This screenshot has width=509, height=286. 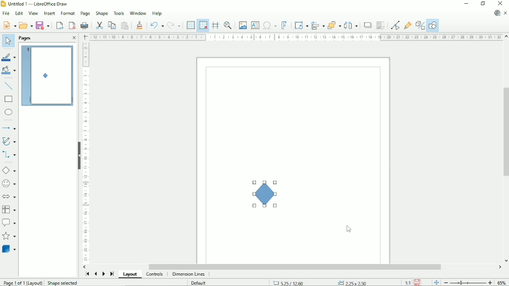 I want to click on Preview, so click(x=48, y=76).